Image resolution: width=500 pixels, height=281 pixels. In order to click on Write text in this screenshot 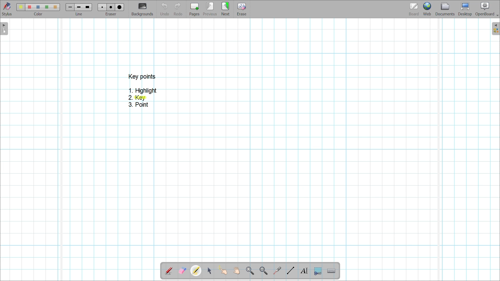, I will do `click(304, 271)`.